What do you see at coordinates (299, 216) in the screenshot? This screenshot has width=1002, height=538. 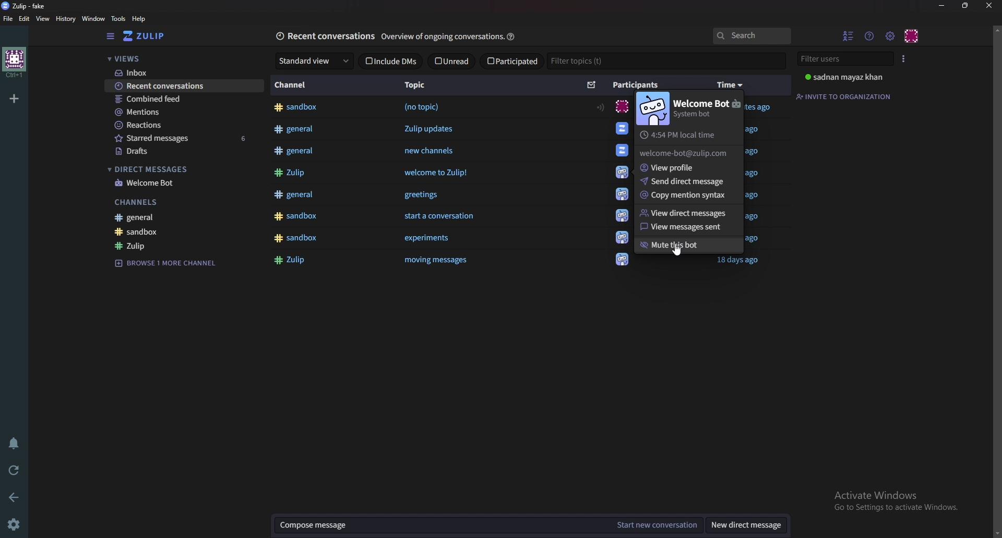 I see `#sandbox` at bounding box center [299, 216].